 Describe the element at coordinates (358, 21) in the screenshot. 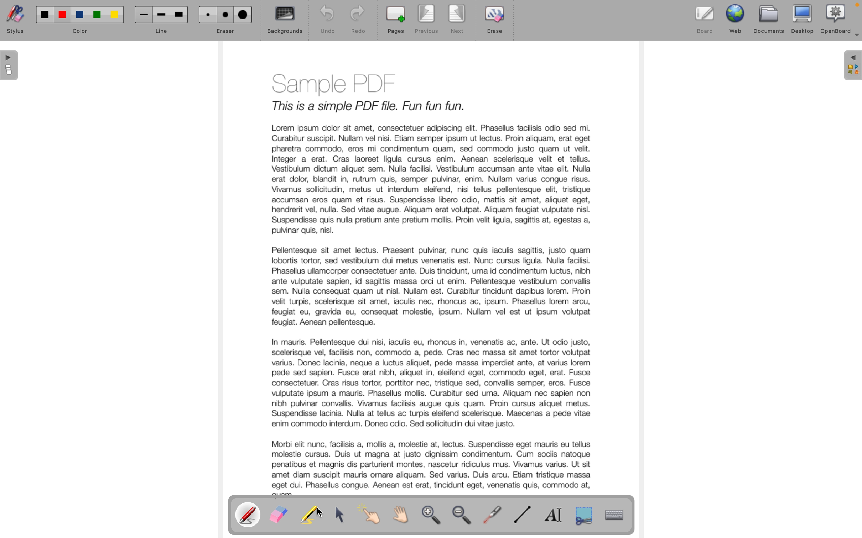

I see `redo` at that location.